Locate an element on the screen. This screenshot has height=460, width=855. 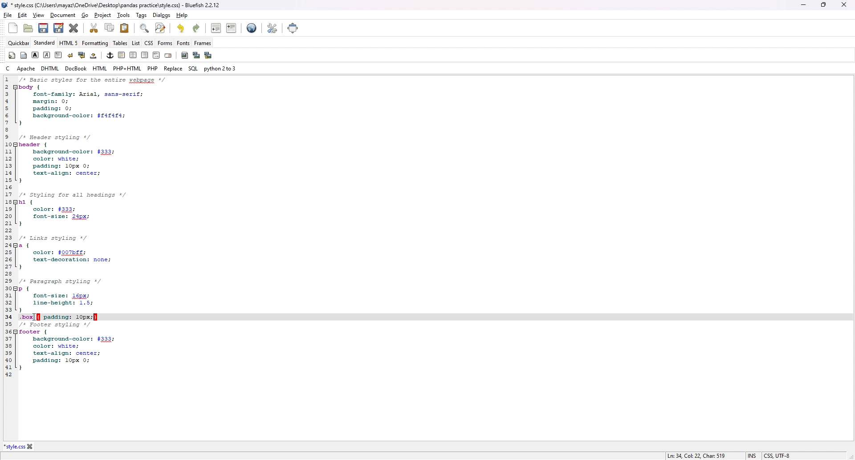
file is located at coordinates (8, 15).